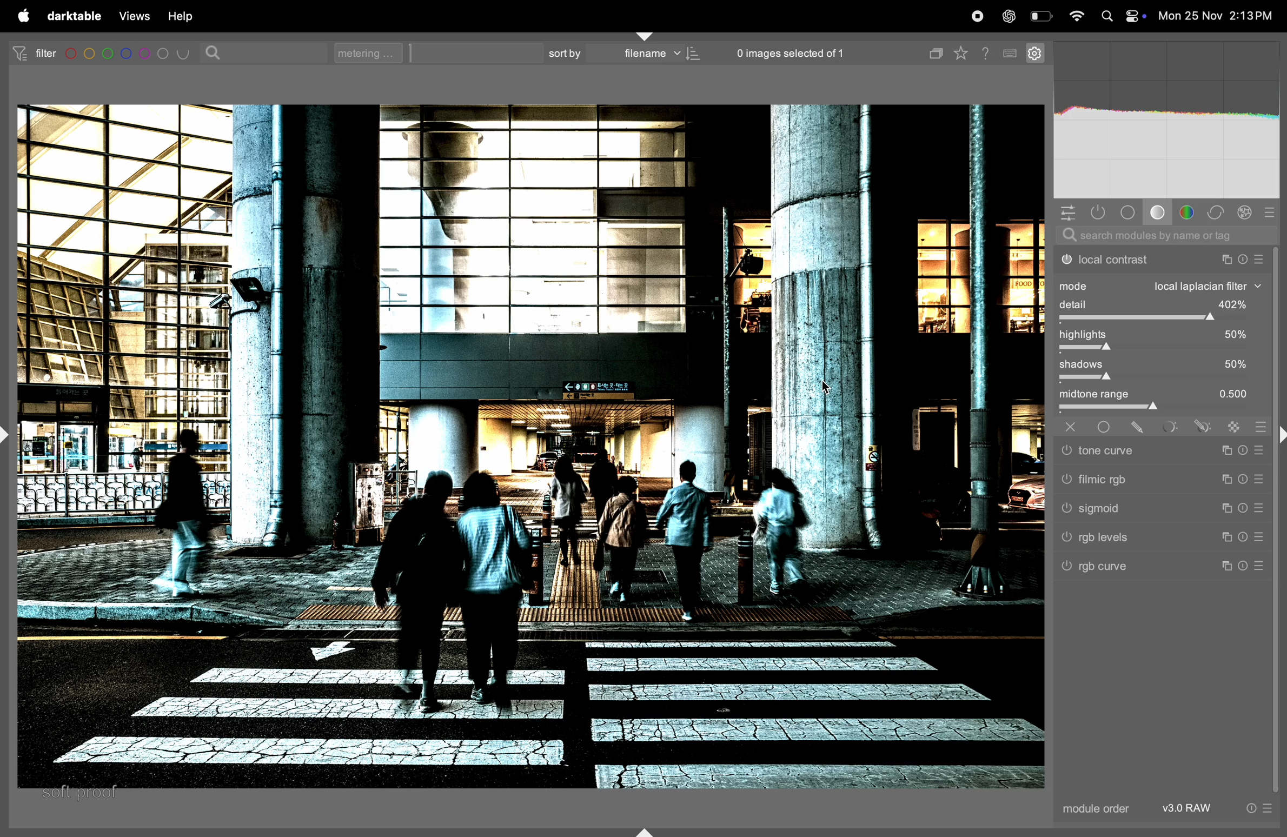 The height and width of the screenshot is (837, 1287). Describe the element at coordinates (9, 433) in the screenshot. I see `shift+ctrl+l` at that location.